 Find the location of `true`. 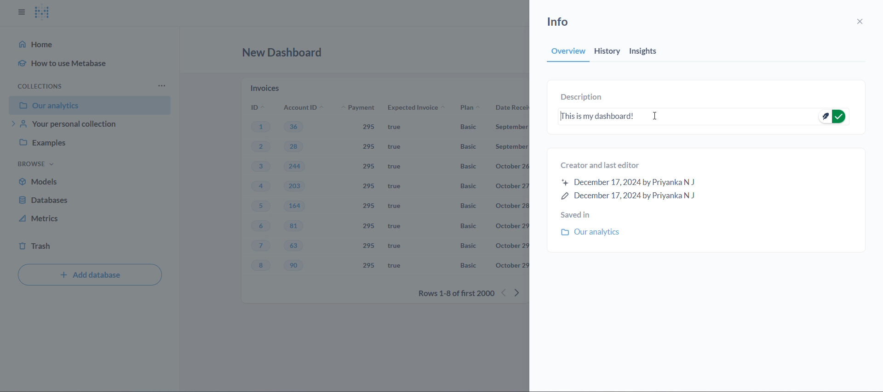

true is located at coordinates (399, 128).